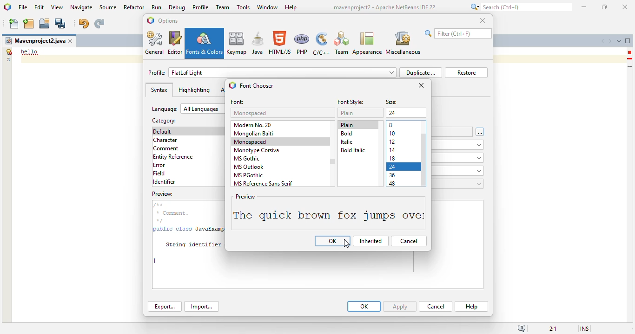 This screenshot has height=334, width=635. I want to click on bold, so click(347, 134).